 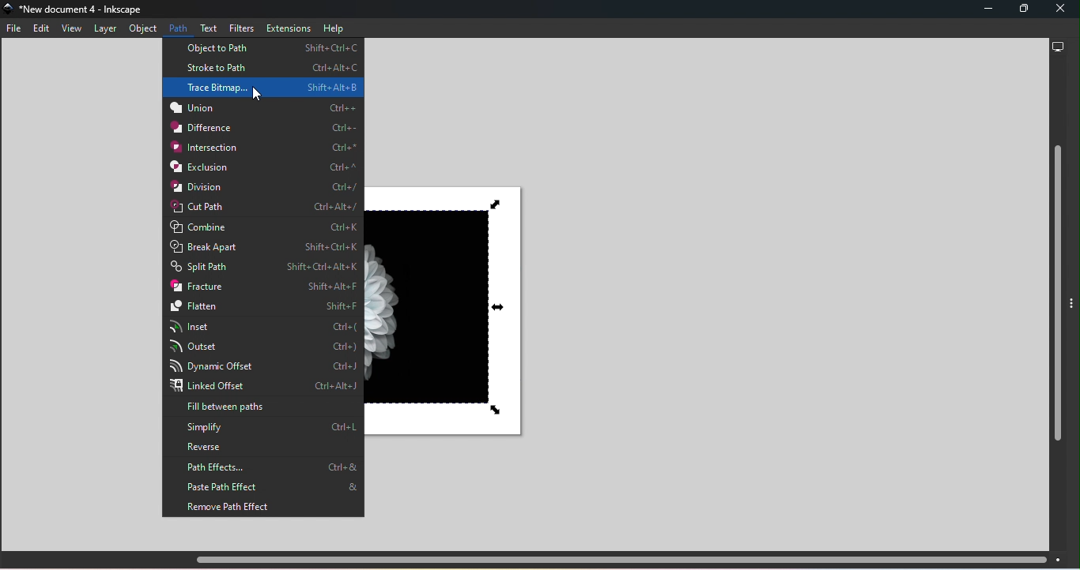 What do you see at coordinates (263, 385) in the screenshot?
I see `Linked offset` at bounding box center [263, 385].